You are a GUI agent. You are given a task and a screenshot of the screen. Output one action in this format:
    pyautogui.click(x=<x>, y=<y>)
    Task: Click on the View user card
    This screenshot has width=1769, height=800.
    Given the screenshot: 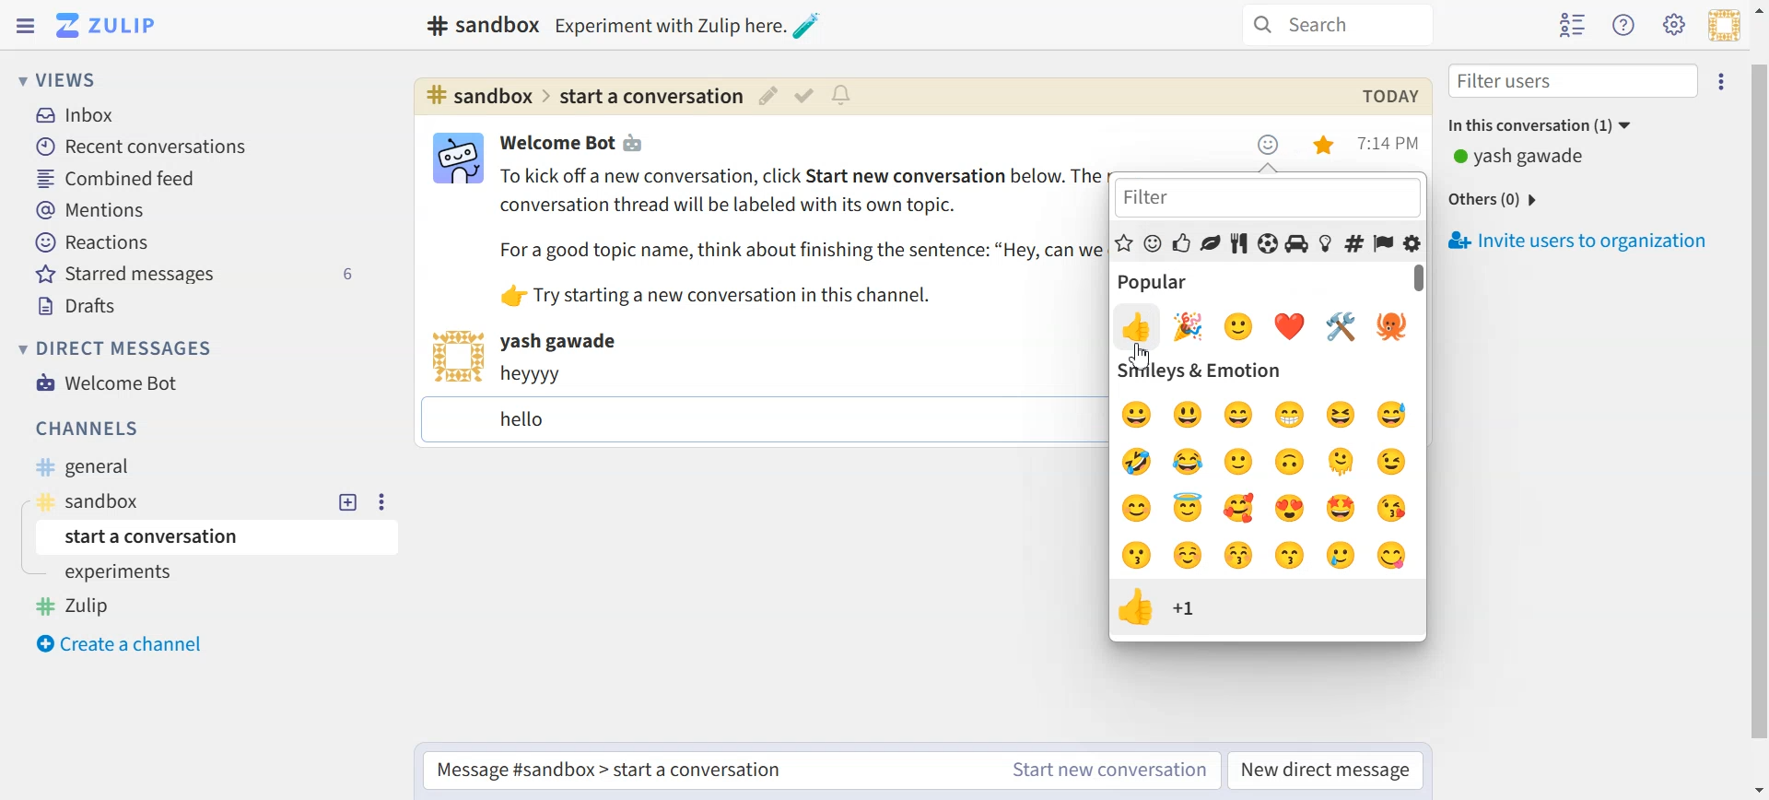 What is the action you would take?
    pyautogui.click(x=456, y=356)
    